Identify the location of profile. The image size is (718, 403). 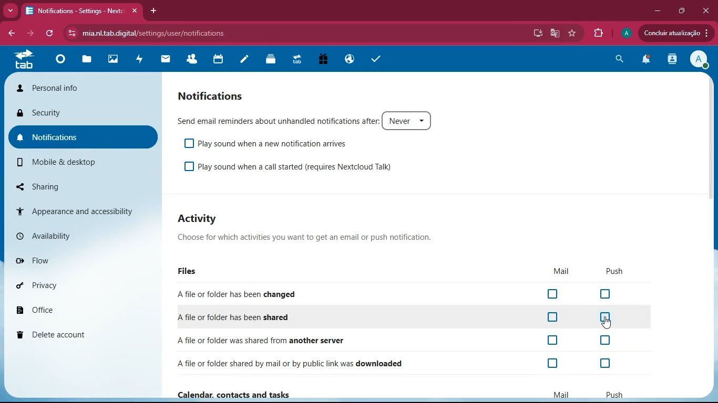
(84, 86).